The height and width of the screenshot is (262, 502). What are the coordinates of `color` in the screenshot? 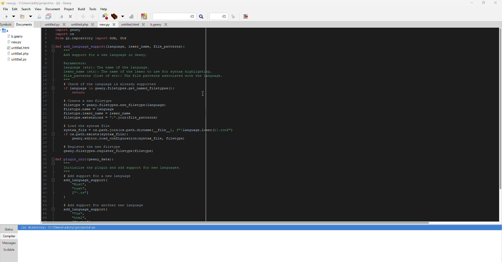 It's located at (144, 17).